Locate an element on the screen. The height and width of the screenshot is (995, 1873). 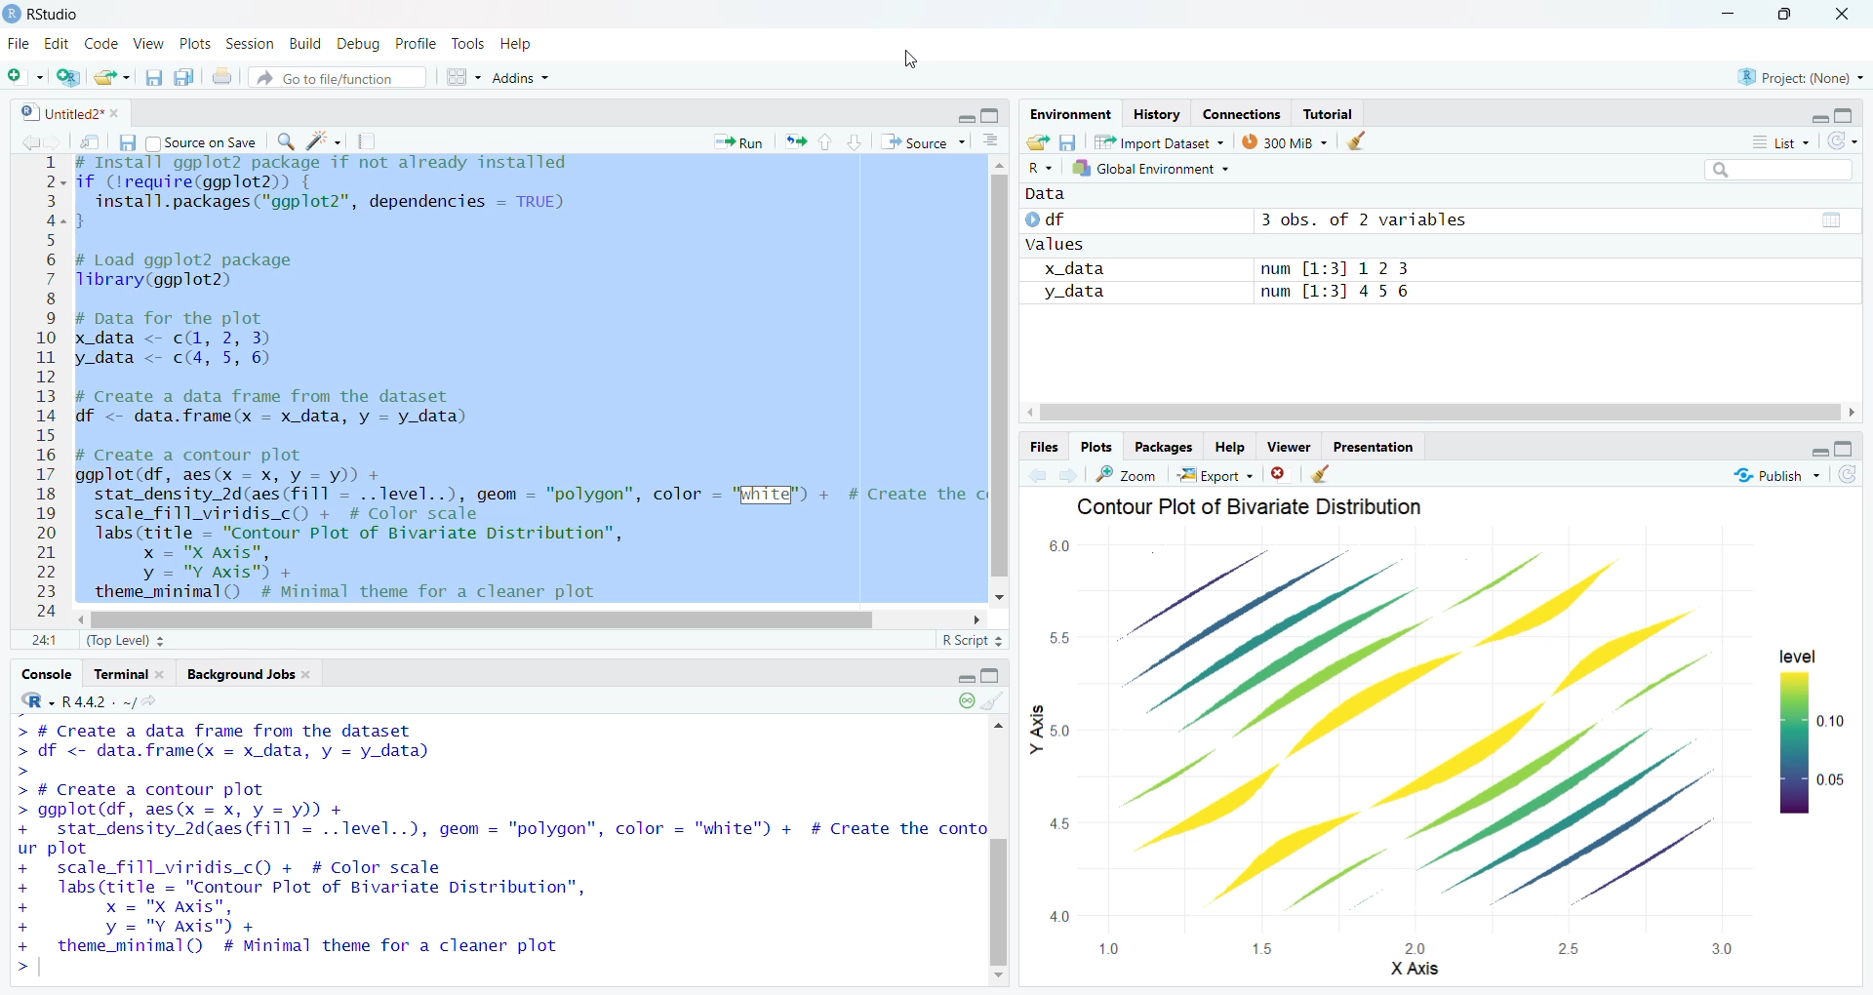
save is located at coordinates (1072, 141).